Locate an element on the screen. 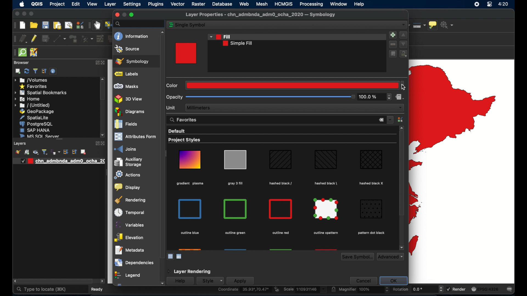 The height and width of the screenshot is (296, 527). drag handle is located at coordinates (106, 173).